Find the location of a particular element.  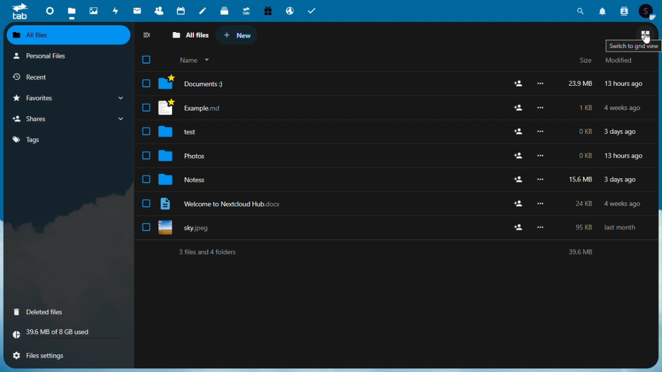

checkbox is located at coordinates (145, 227).